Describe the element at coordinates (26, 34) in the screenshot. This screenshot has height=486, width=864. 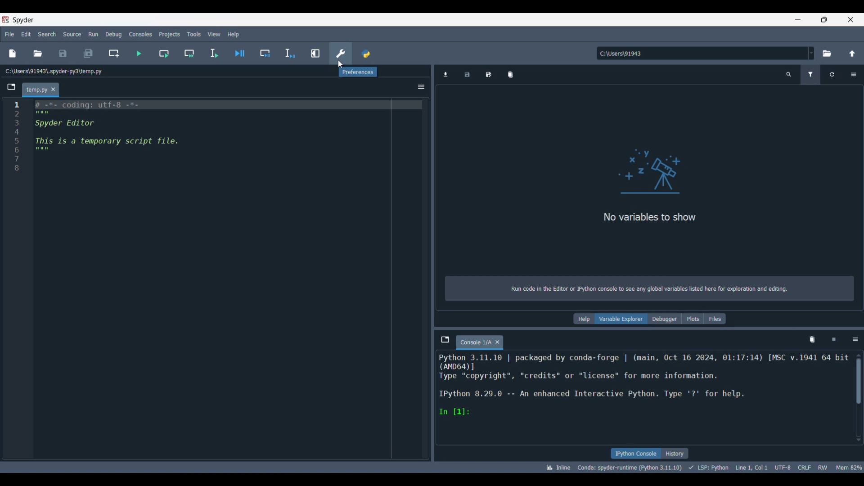
I see `Edit menu` at that location.